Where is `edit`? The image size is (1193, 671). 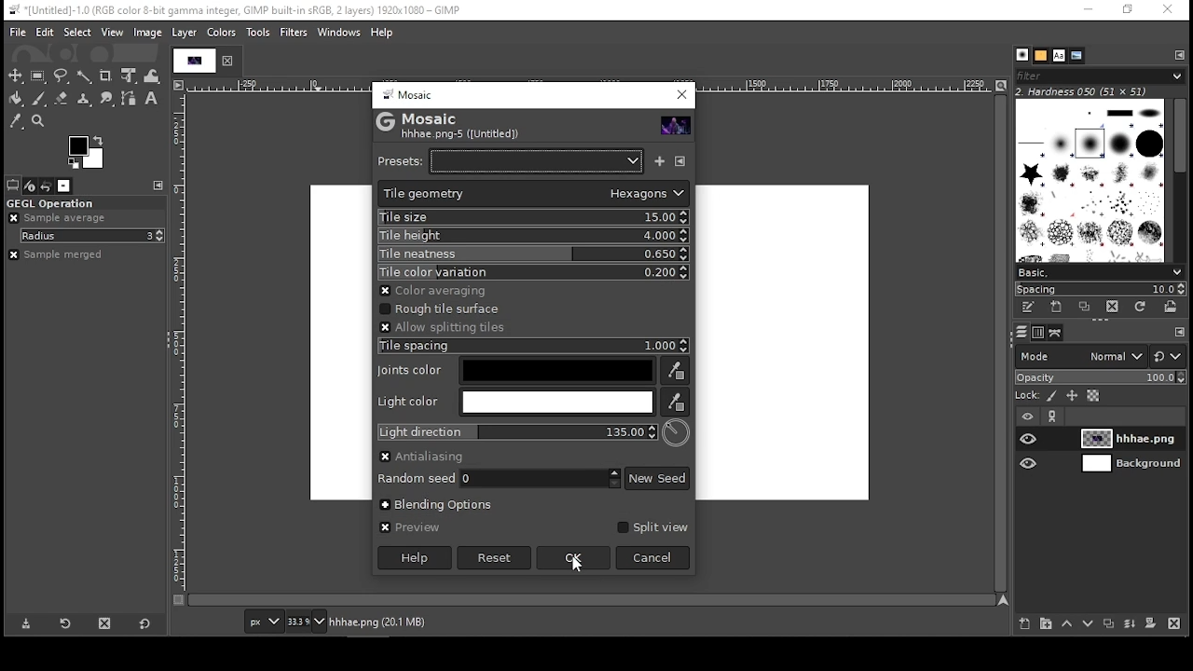 edit is located at coordinates (45, 32).